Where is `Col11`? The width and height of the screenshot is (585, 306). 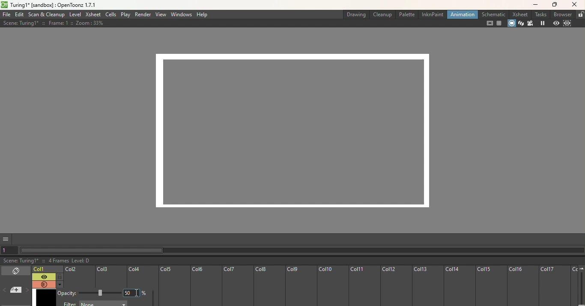
Col11 is located at coordinates (364, 286).